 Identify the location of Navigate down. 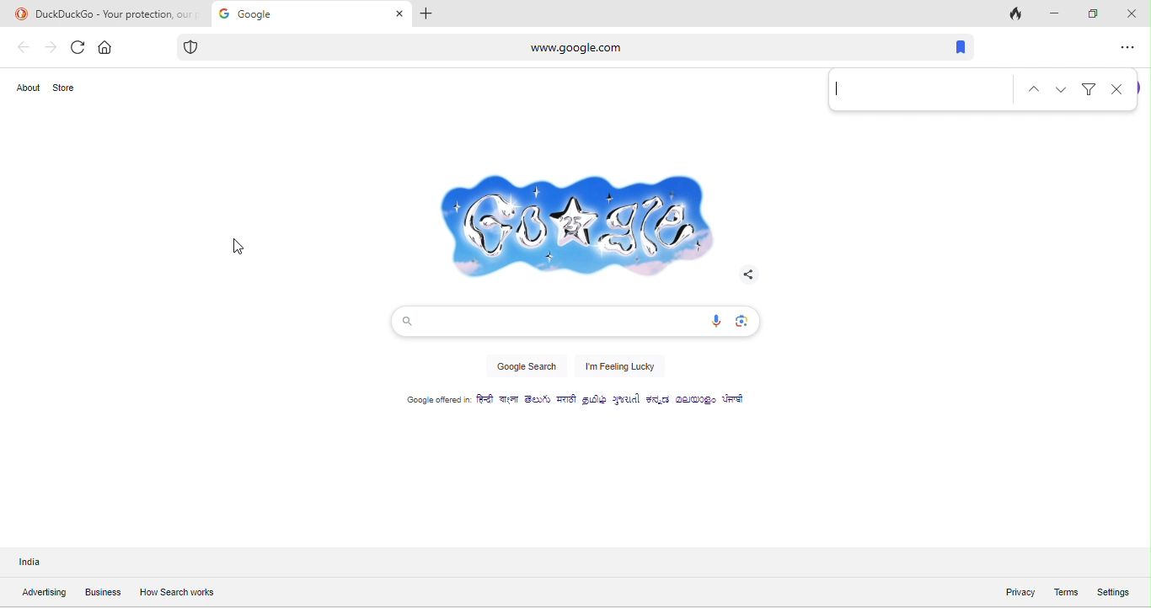
(1063, 88).